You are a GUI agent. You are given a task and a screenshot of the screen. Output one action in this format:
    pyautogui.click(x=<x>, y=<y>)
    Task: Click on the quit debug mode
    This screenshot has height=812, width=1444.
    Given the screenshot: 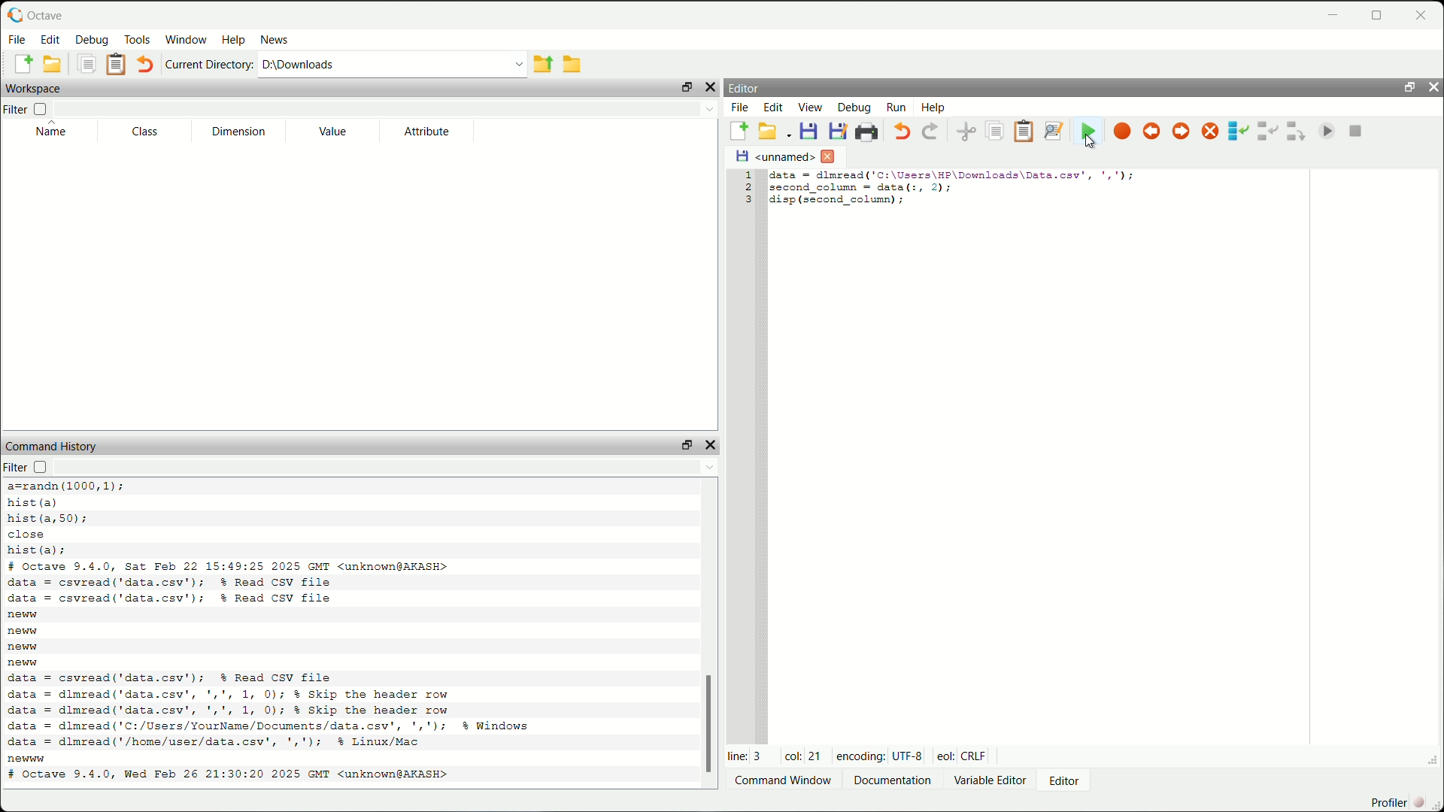 What is the action you would take?
    pyautogui.click(x=1358, y=128)
    